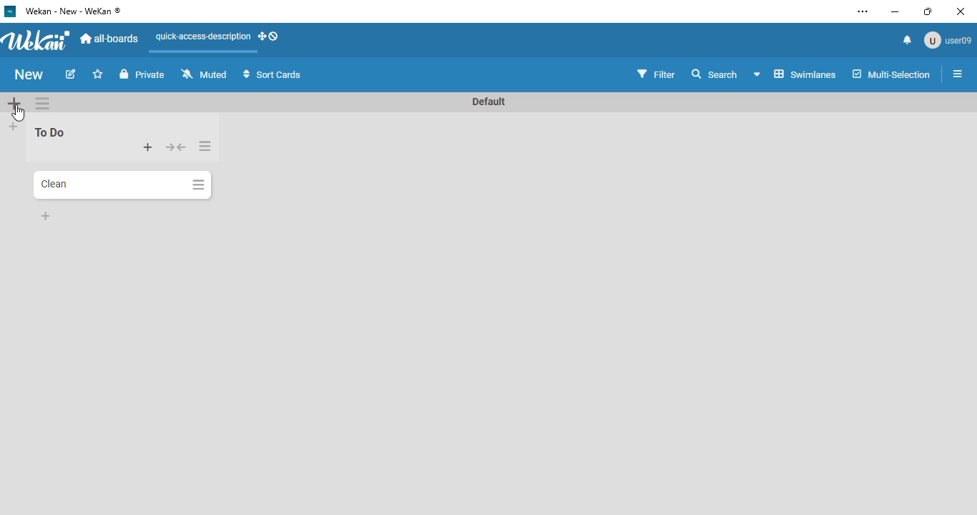  Describe the element at coordinates (175, 147) in the screenshot. I see `collapse` at that location.